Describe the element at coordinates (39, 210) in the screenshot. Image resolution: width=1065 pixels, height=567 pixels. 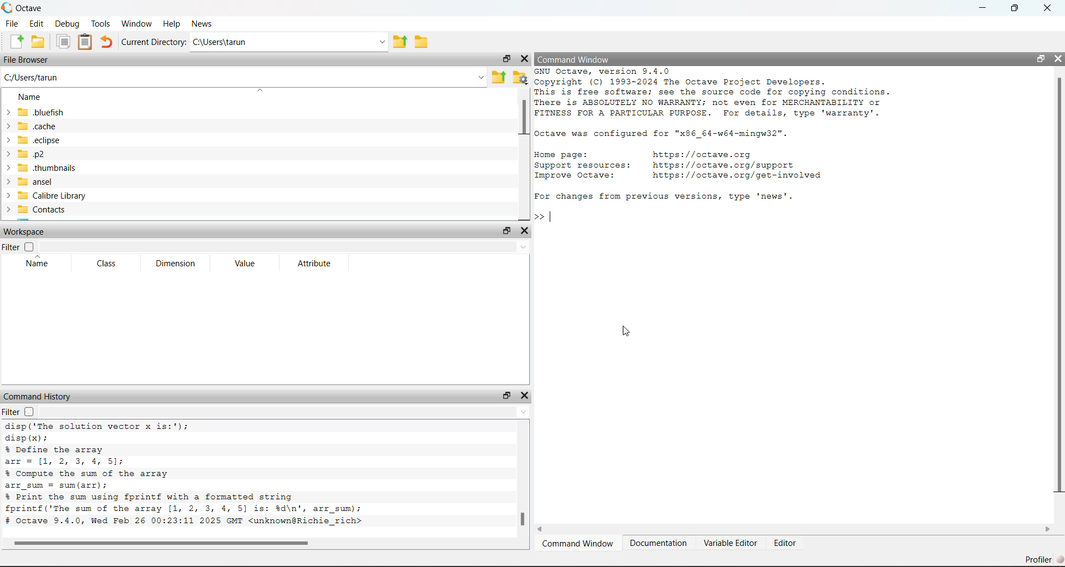
I see `Contacts` at that location.